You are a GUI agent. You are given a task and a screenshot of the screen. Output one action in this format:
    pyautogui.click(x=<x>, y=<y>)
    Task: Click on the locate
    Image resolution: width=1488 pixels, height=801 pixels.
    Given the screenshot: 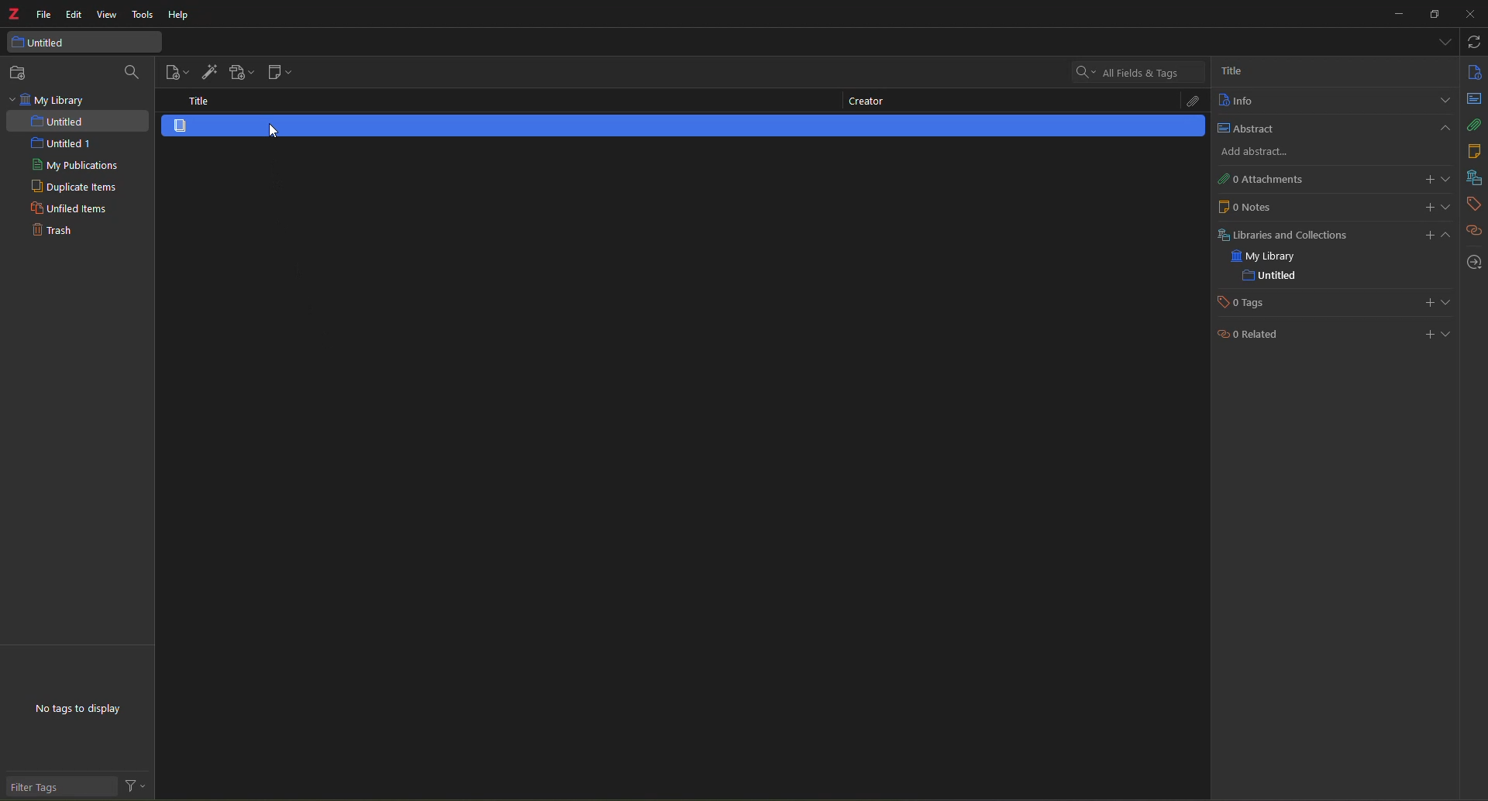 What is the action you would take?
    pyautogui.click(x=1474, y=263)
    